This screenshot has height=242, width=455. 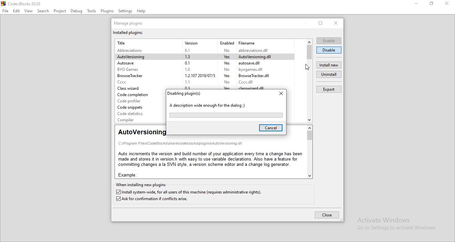 What do you see at coordinates (188, 69) in the screenshot?
I see `1.0` at bounding box center [188, 69].